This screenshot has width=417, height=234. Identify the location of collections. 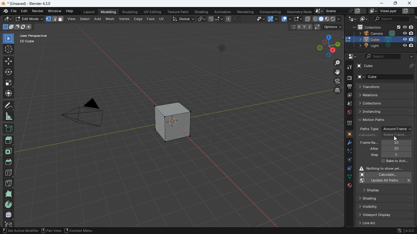
(386, 103).